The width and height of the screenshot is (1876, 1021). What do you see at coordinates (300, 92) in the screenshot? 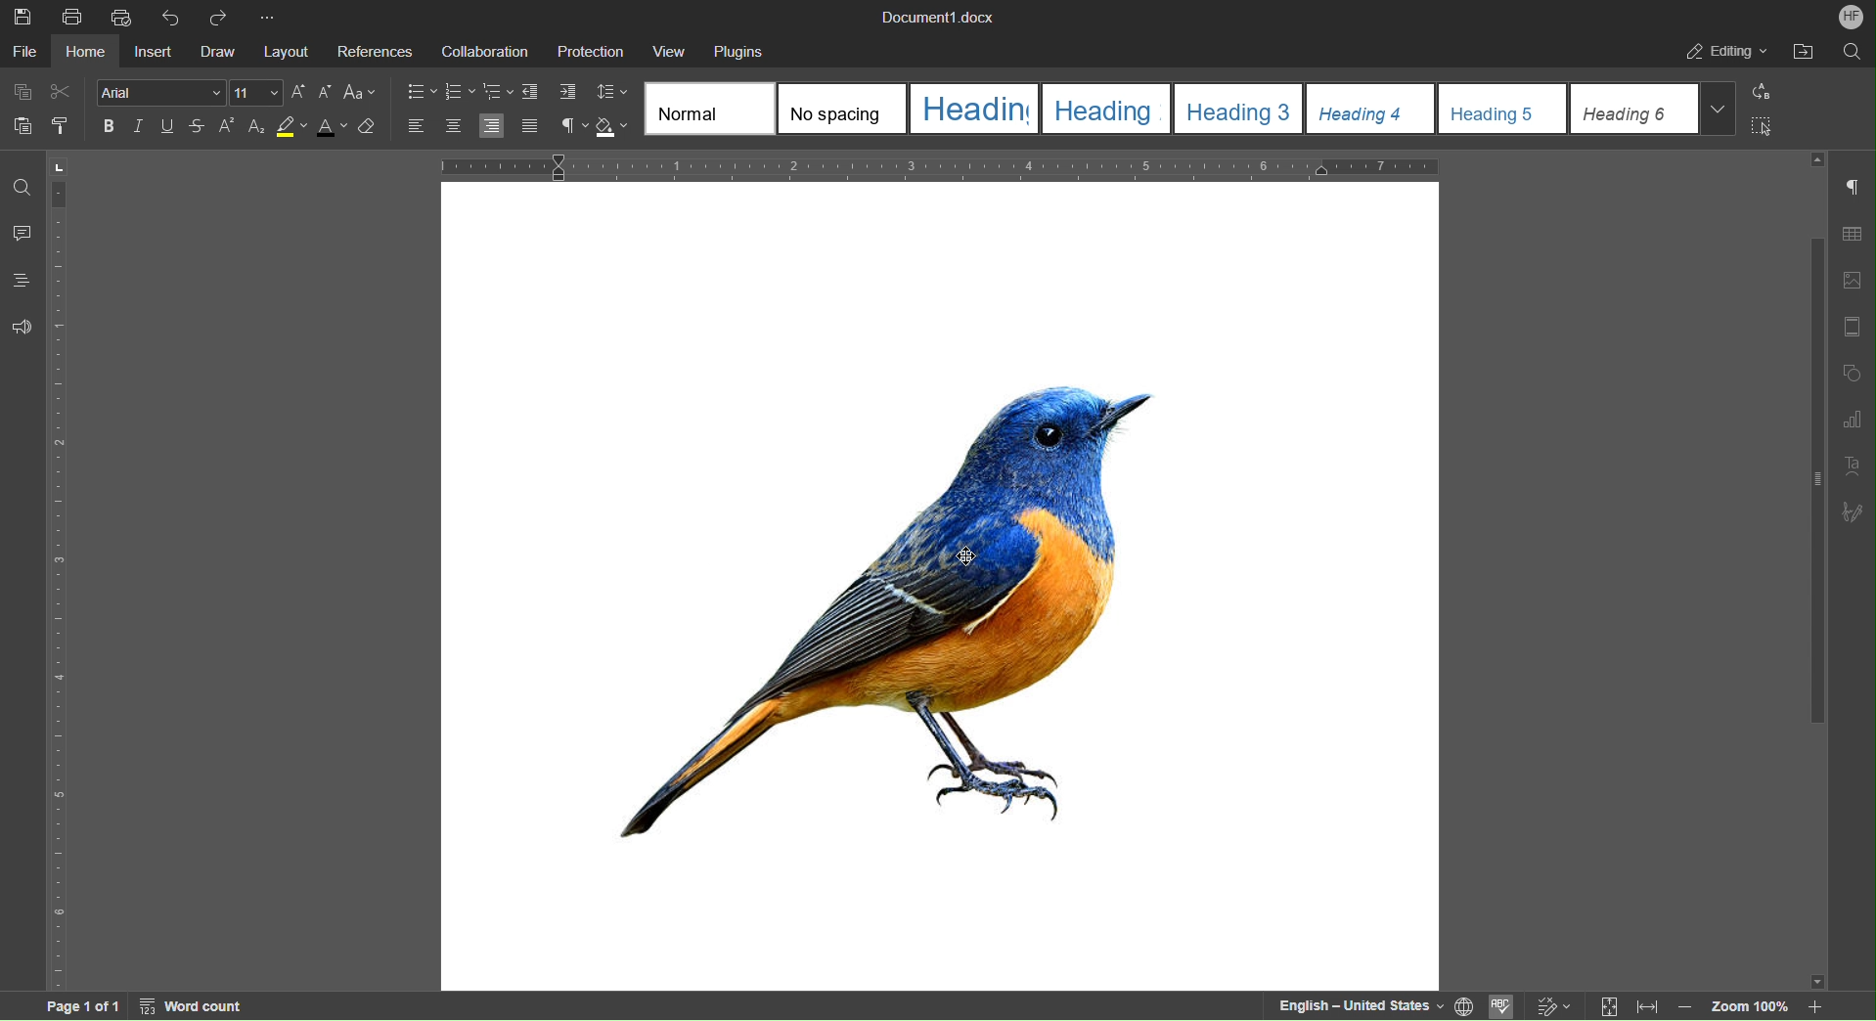
I see `Increase Font Size` at bounding box center [300, 92].